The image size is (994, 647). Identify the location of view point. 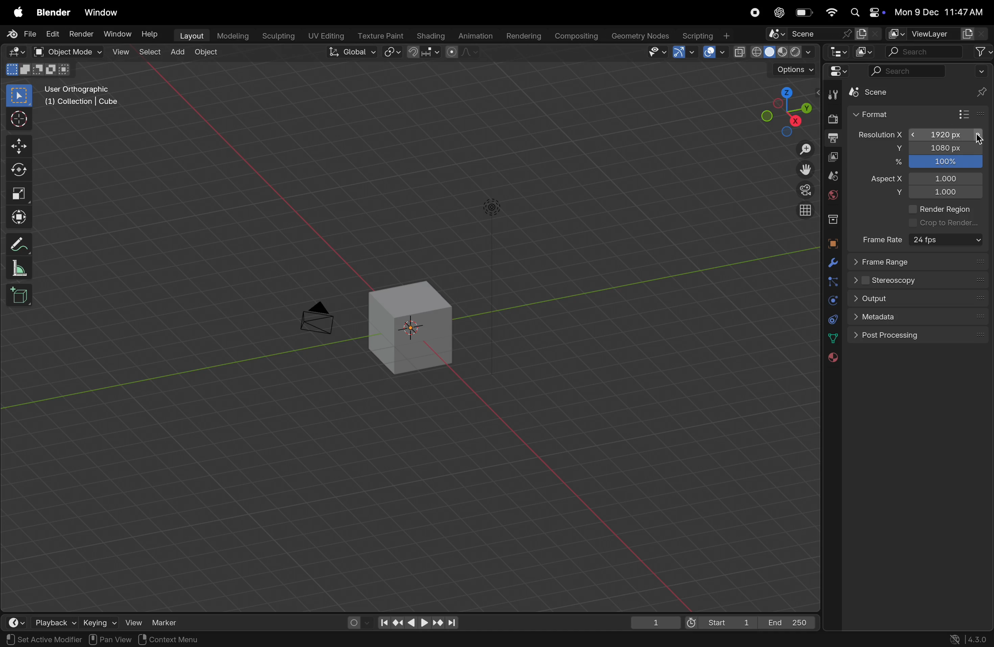
(787, 109).